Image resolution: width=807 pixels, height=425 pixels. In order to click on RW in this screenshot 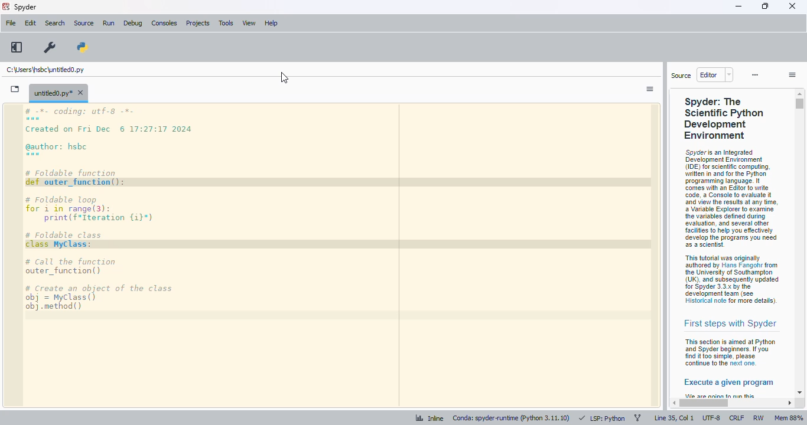, I will do `click(759, 418)`.